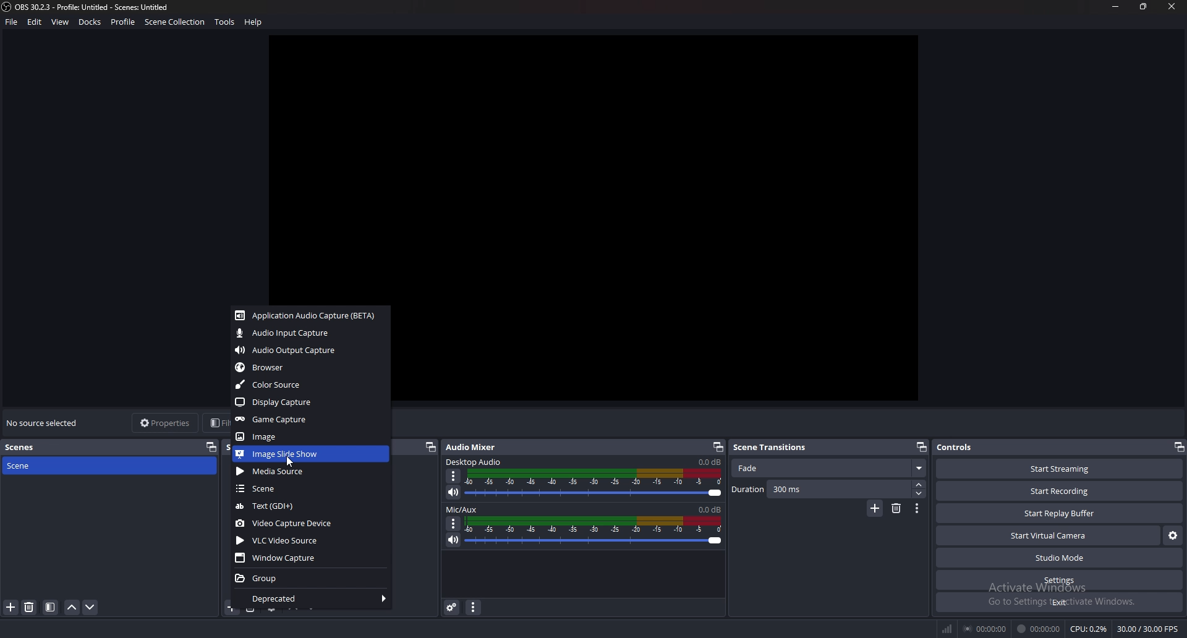 The width and height of the screenshot is (1187, 638). I want to click on studio mode, so click(1058, 558).